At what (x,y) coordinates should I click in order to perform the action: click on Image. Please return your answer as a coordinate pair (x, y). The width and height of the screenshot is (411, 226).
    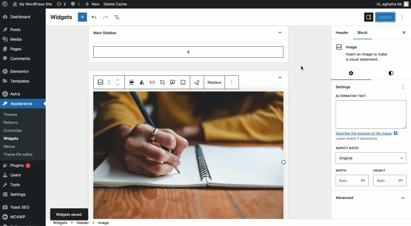
    Looking at the image, I should click on (104, 223).